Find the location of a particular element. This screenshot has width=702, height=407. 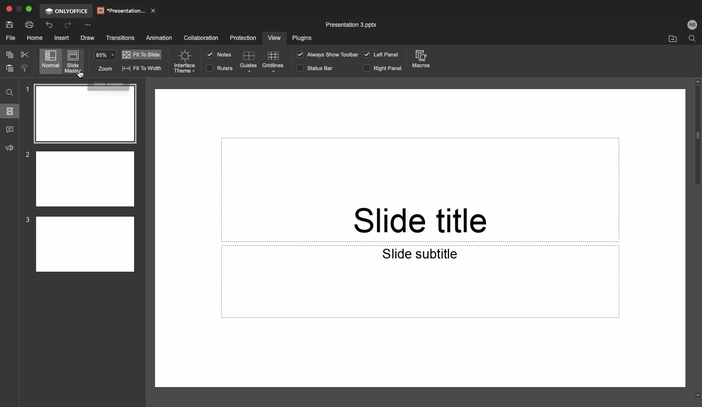

Macros is located at coordinates (421, 59).